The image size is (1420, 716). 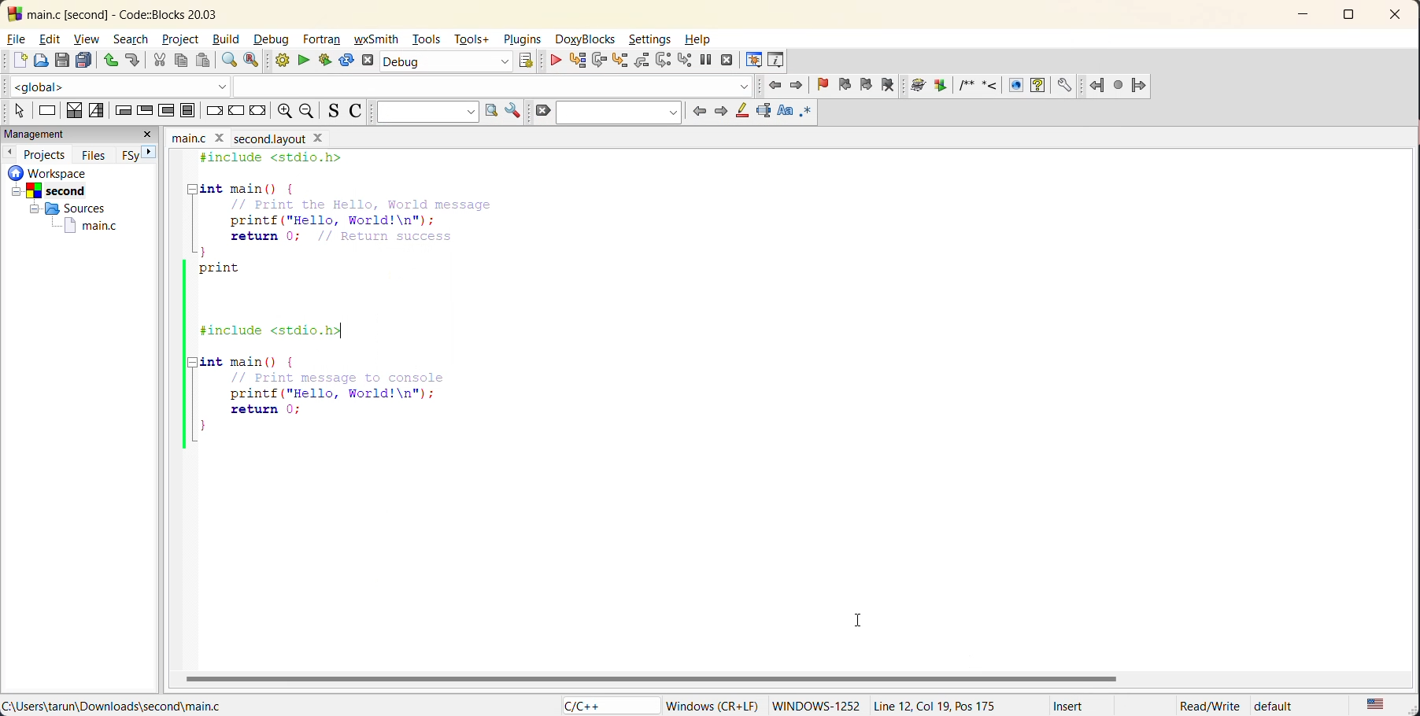 What do you see at coordinates (808, 111) in the screenshot?
I see `use regex` at bounding box center [808, 111].